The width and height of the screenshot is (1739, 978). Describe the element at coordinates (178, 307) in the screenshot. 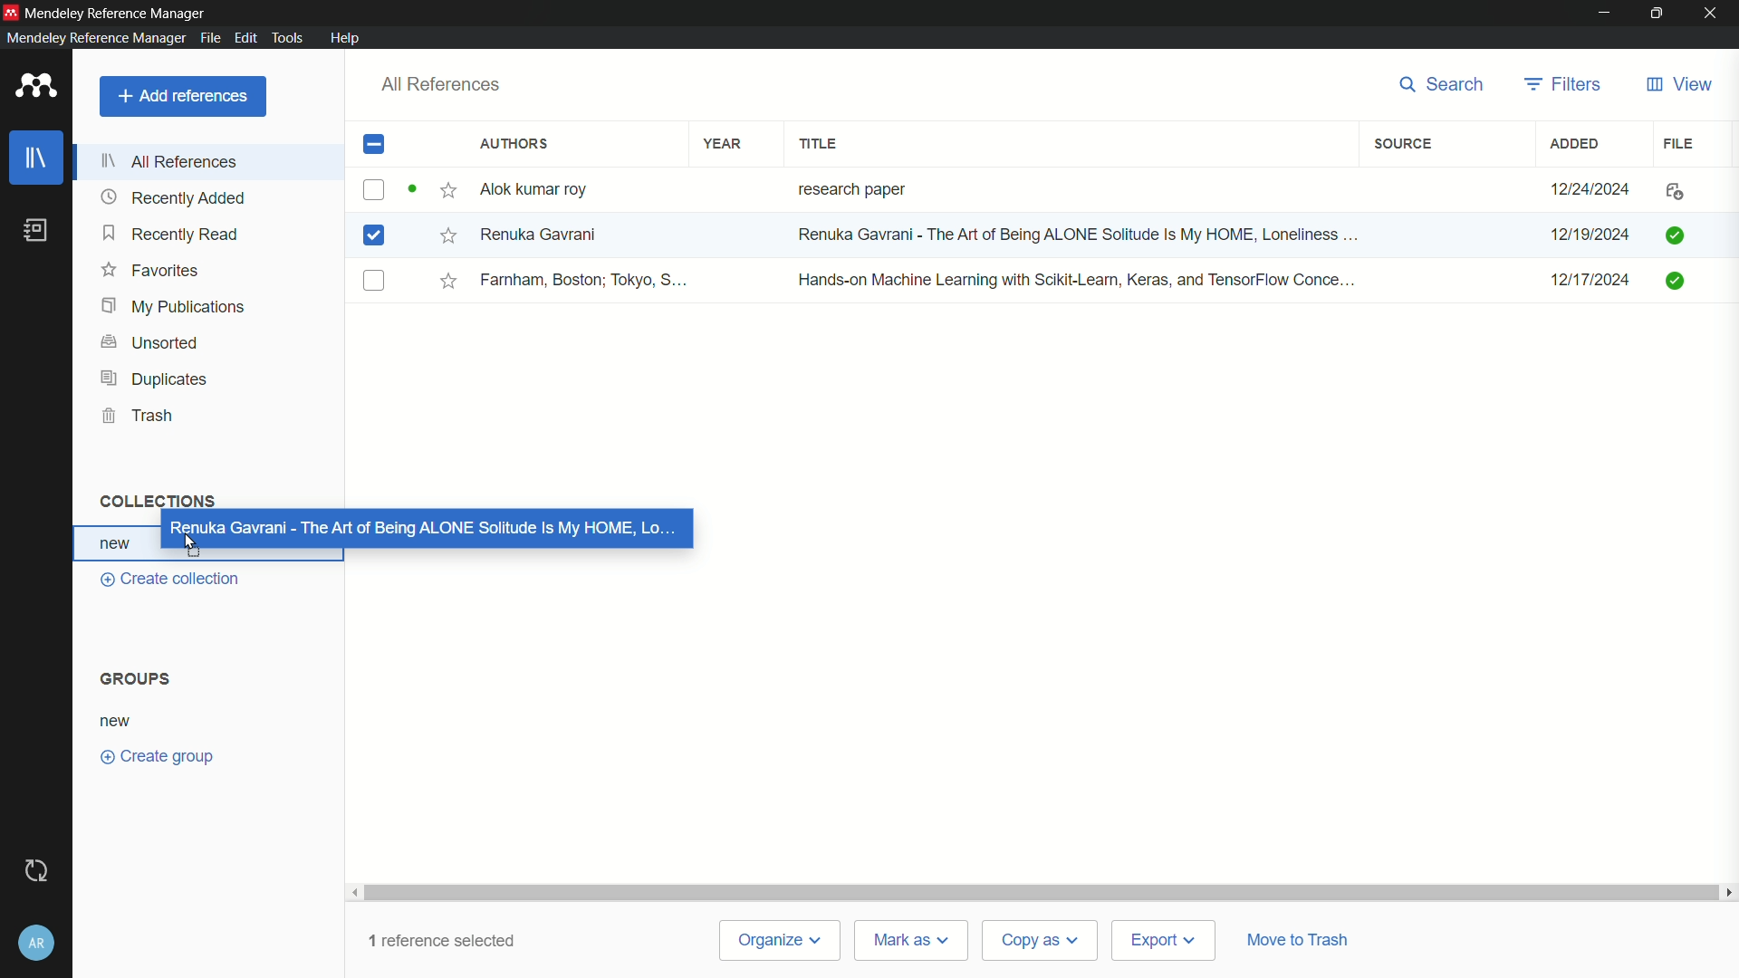

I see `my publications` at that location.